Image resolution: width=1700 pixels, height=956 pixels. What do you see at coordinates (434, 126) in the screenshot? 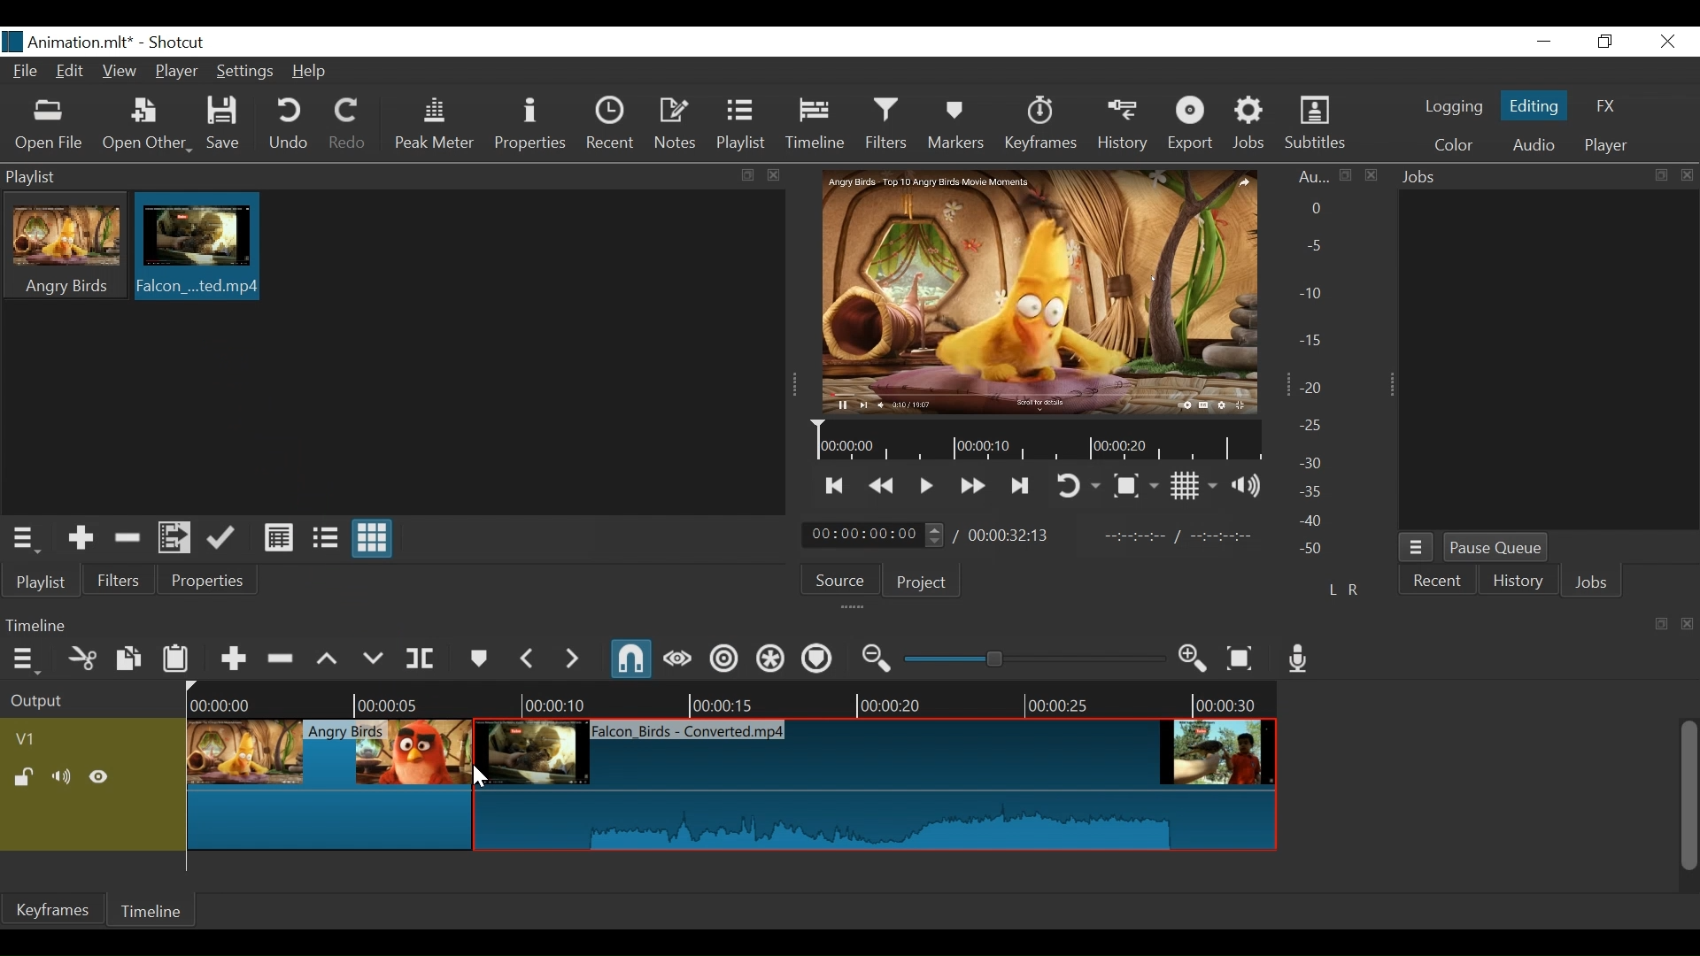
I see `Peak Meter` at bounding box center [434, 126].